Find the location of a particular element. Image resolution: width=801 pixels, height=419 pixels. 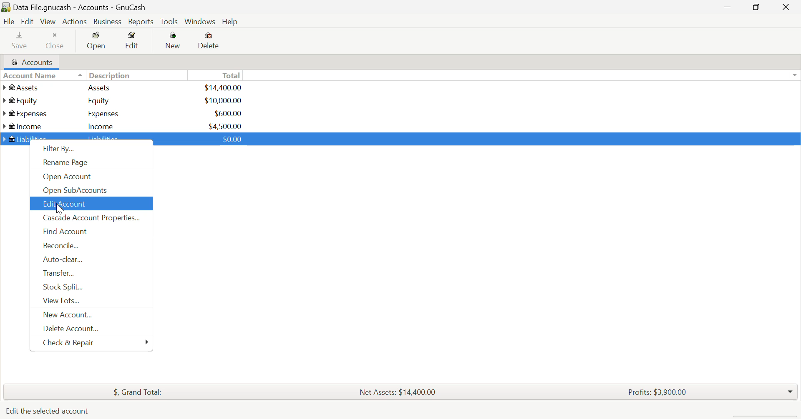

Save is located at coordinates (16, 42).